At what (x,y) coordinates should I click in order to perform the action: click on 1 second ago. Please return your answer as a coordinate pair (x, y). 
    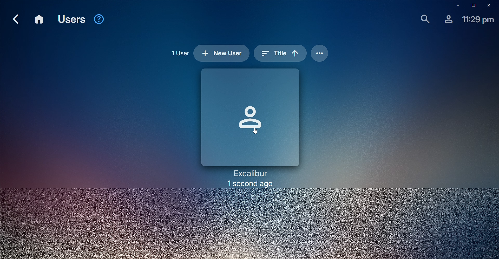
    Looking at the image, I should click on (252, 184).